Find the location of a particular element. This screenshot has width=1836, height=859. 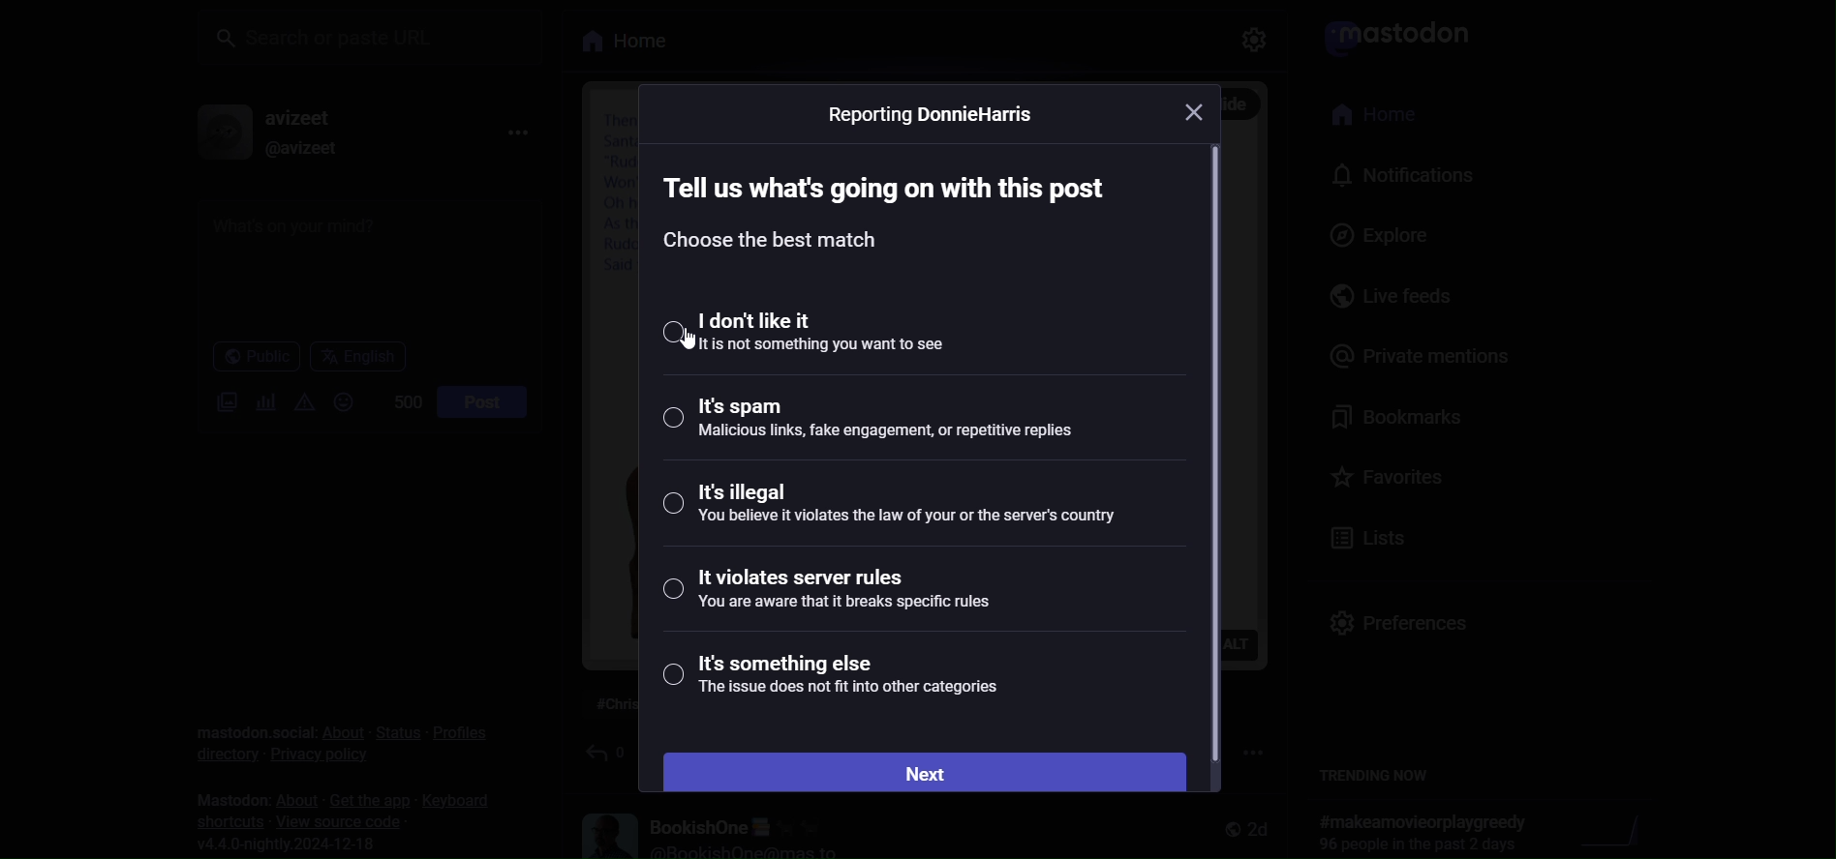

post is located at coordinates (480, 400).